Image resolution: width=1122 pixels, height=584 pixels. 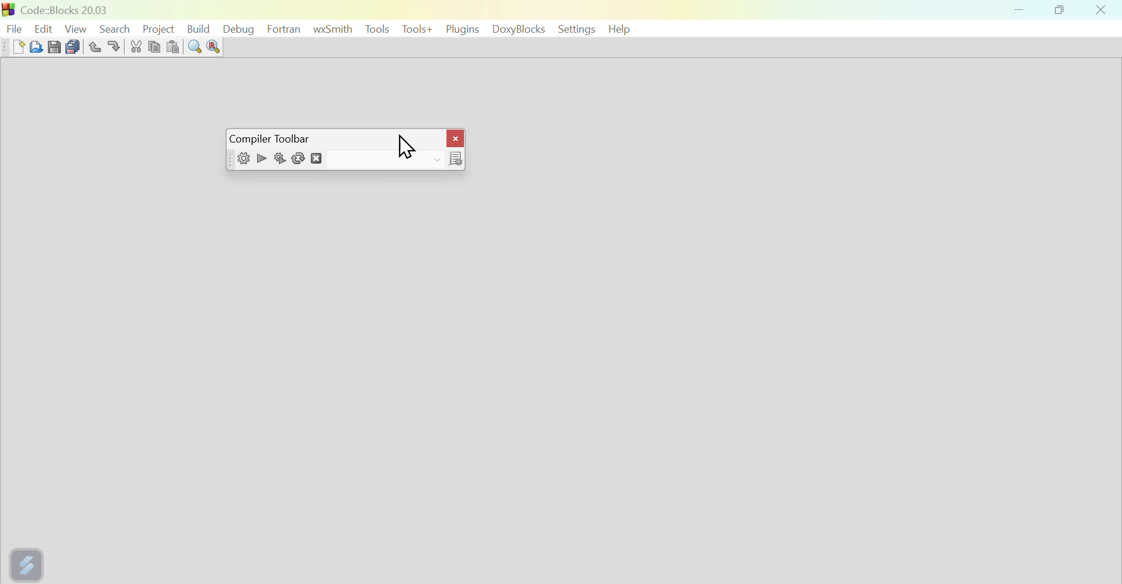 What do you see at coordinates (401, 145) in the screenshot?
I see `Cursor` at bounding box center [401, 145].